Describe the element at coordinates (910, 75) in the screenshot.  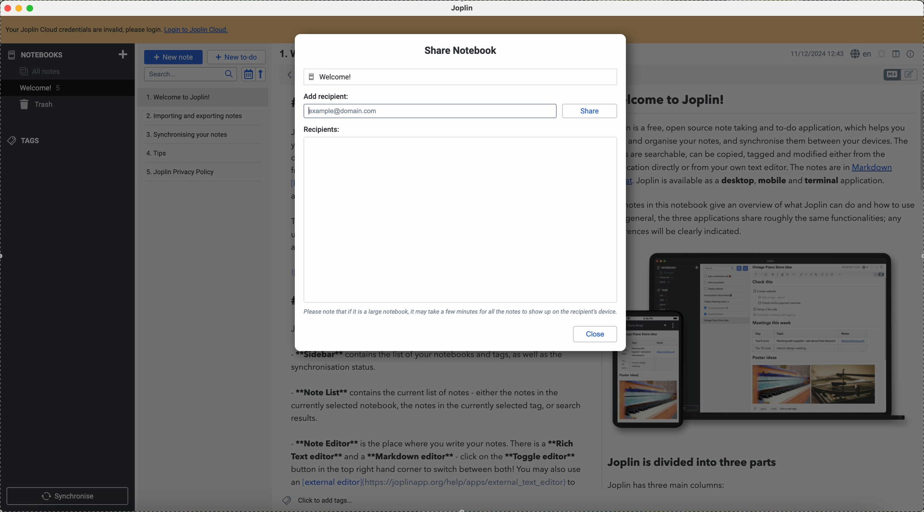
I see `toggle editor` at that location.